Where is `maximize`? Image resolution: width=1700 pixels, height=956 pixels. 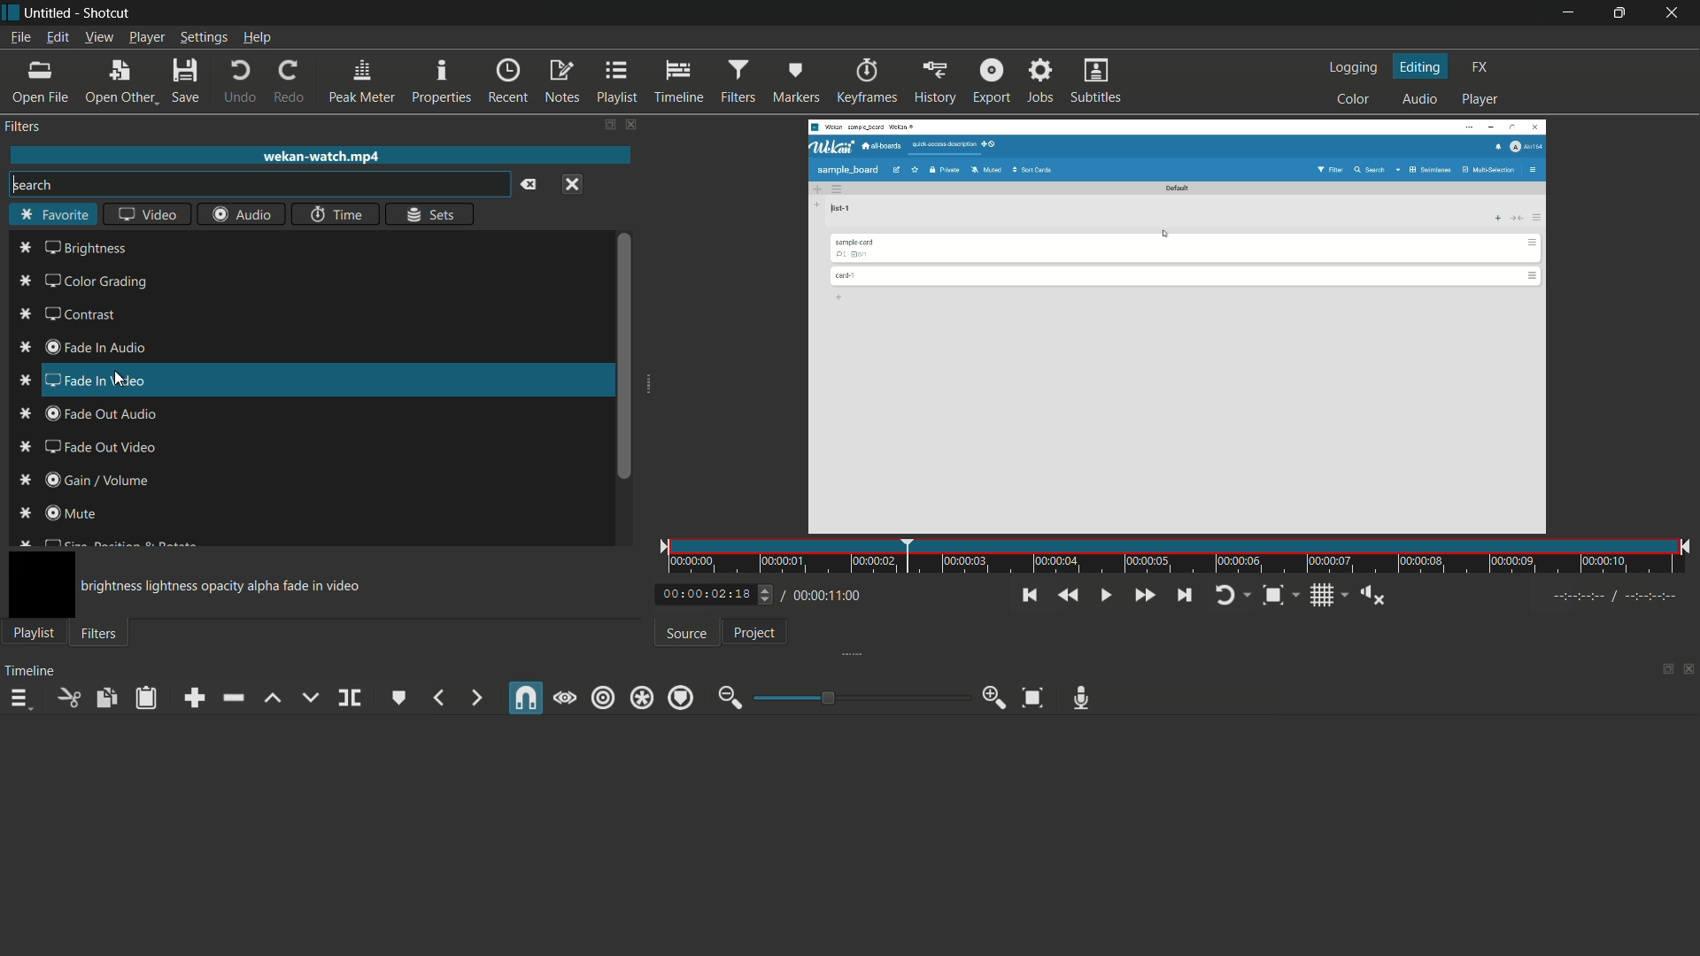
maximize is located at coordinates (1621, 13).